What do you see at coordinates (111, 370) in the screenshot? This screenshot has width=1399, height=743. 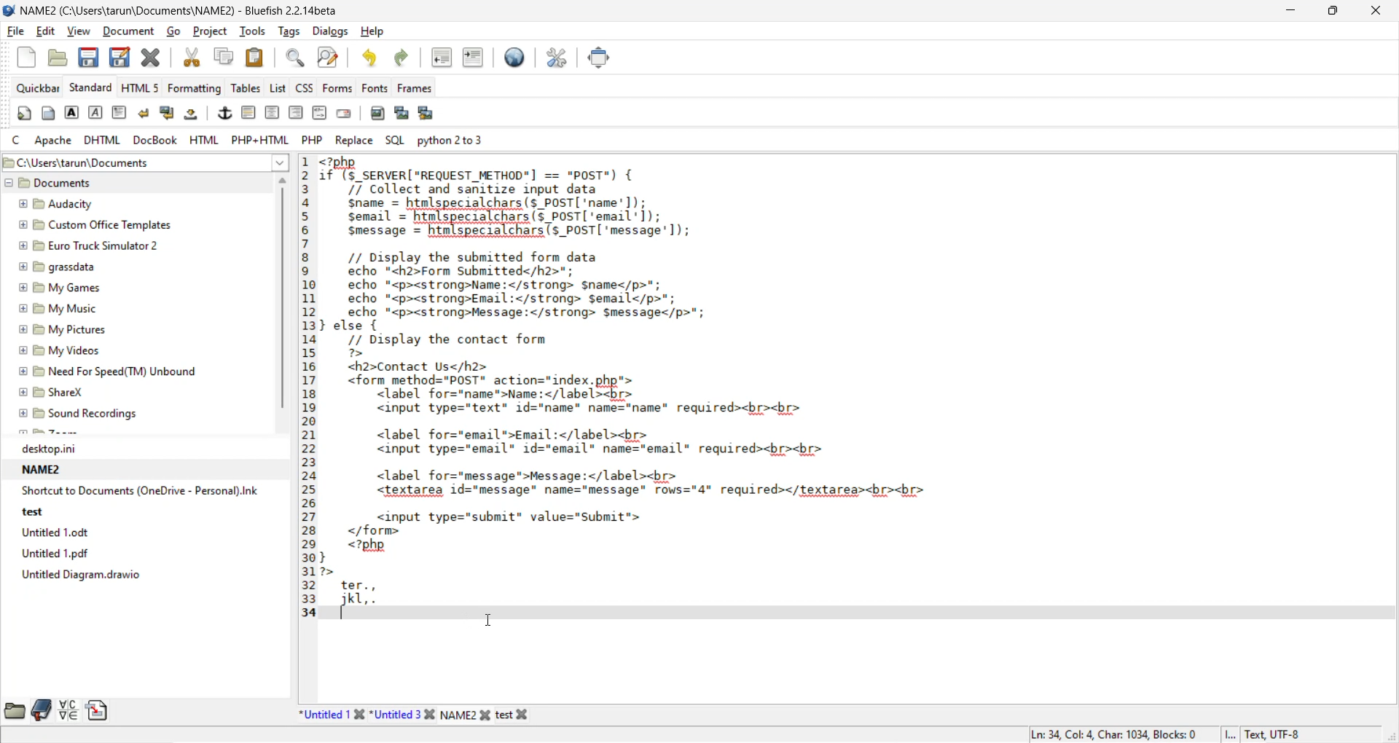 I see `Need For Speed(TM) Unbound` at bounding box center [111, 370].